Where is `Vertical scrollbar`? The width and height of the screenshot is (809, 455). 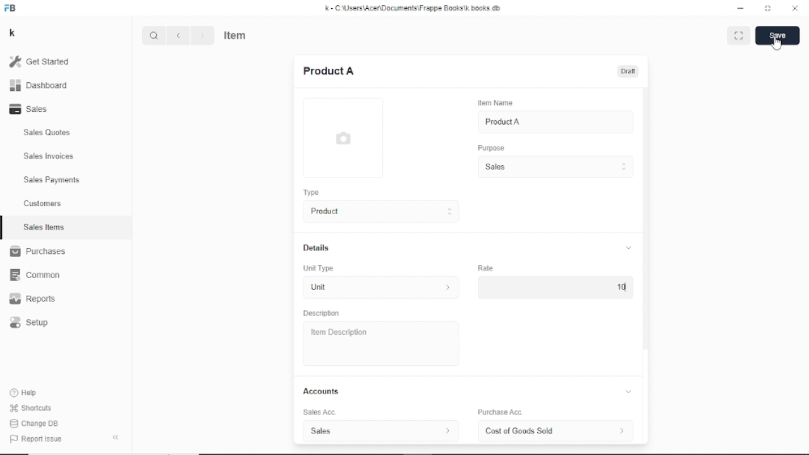 Vertical scrollbar is located at coordinates (647, 218).